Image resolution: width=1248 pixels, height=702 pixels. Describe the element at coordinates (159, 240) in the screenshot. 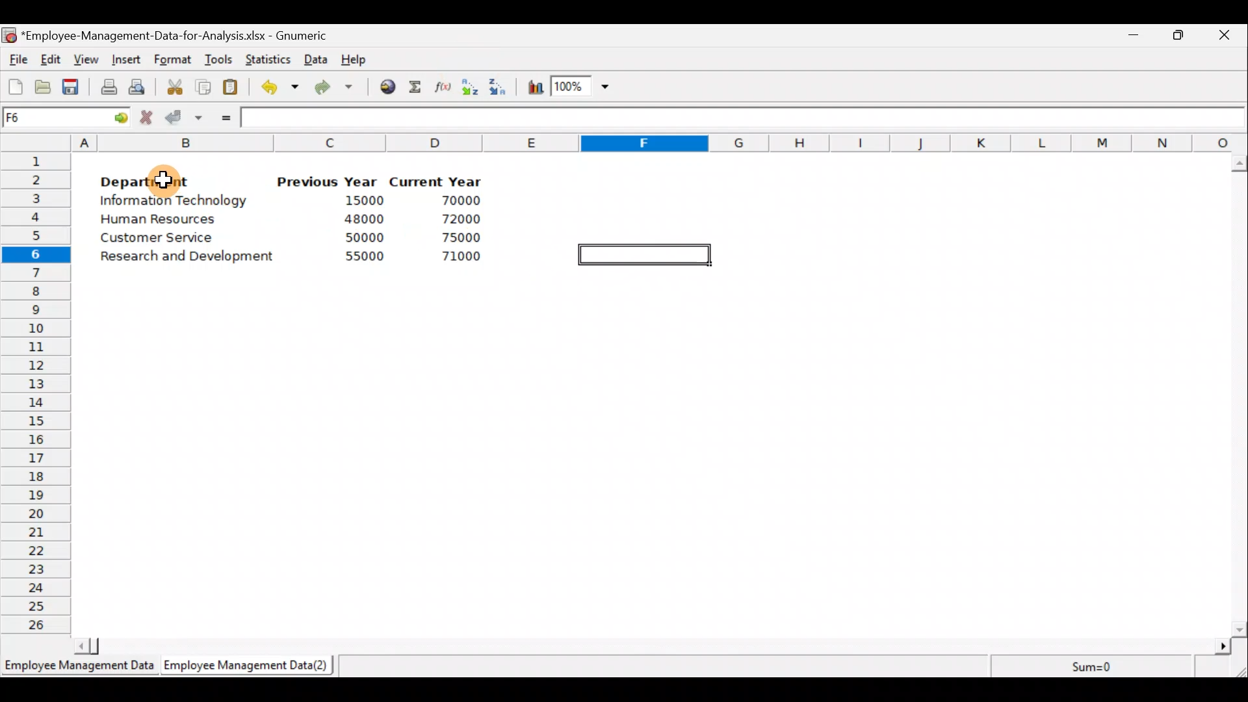

I see `Customer Service` at that location.